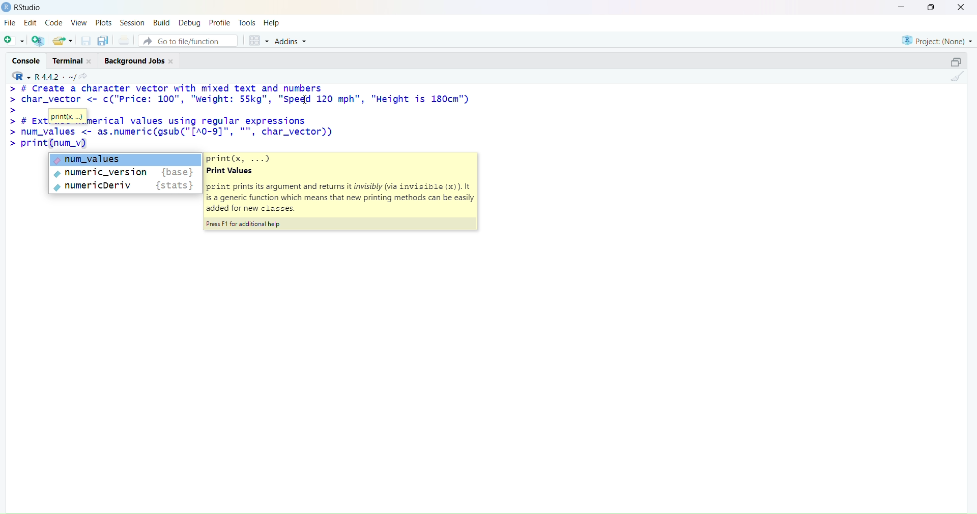  Describe the element at coordinates (103, 41) in the screenshot. I see `copy` at that location.